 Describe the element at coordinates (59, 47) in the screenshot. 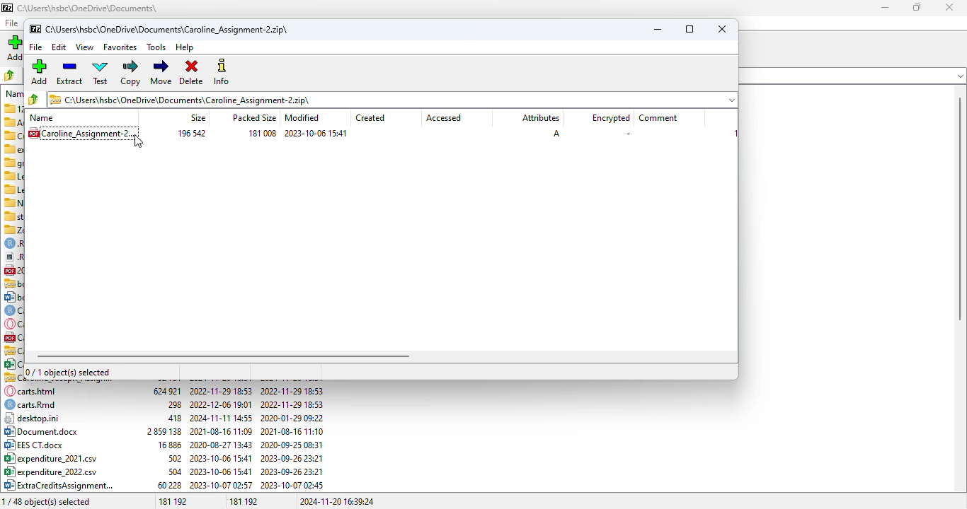

I see `edit` at that location.